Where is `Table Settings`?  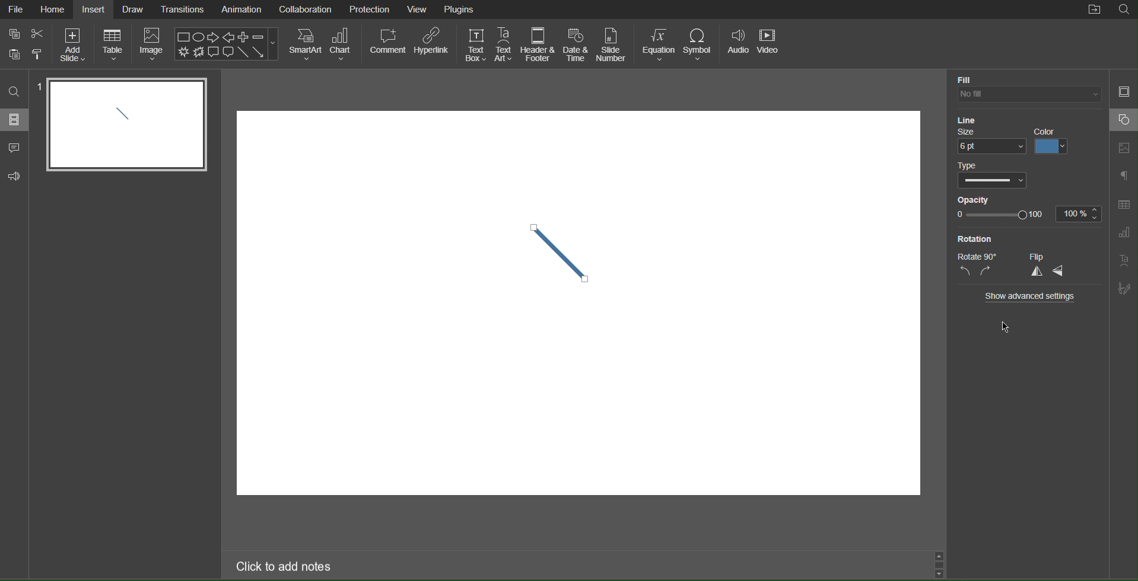 Table Settings is located at coordinates (1124, 204).